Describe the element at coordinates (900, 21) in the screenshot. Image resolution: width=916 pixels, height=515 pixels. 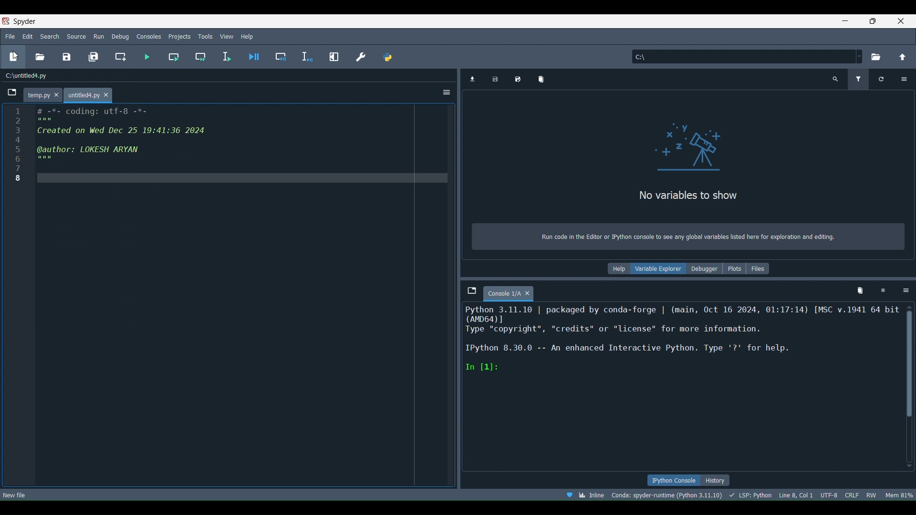
I see `close` at that location.